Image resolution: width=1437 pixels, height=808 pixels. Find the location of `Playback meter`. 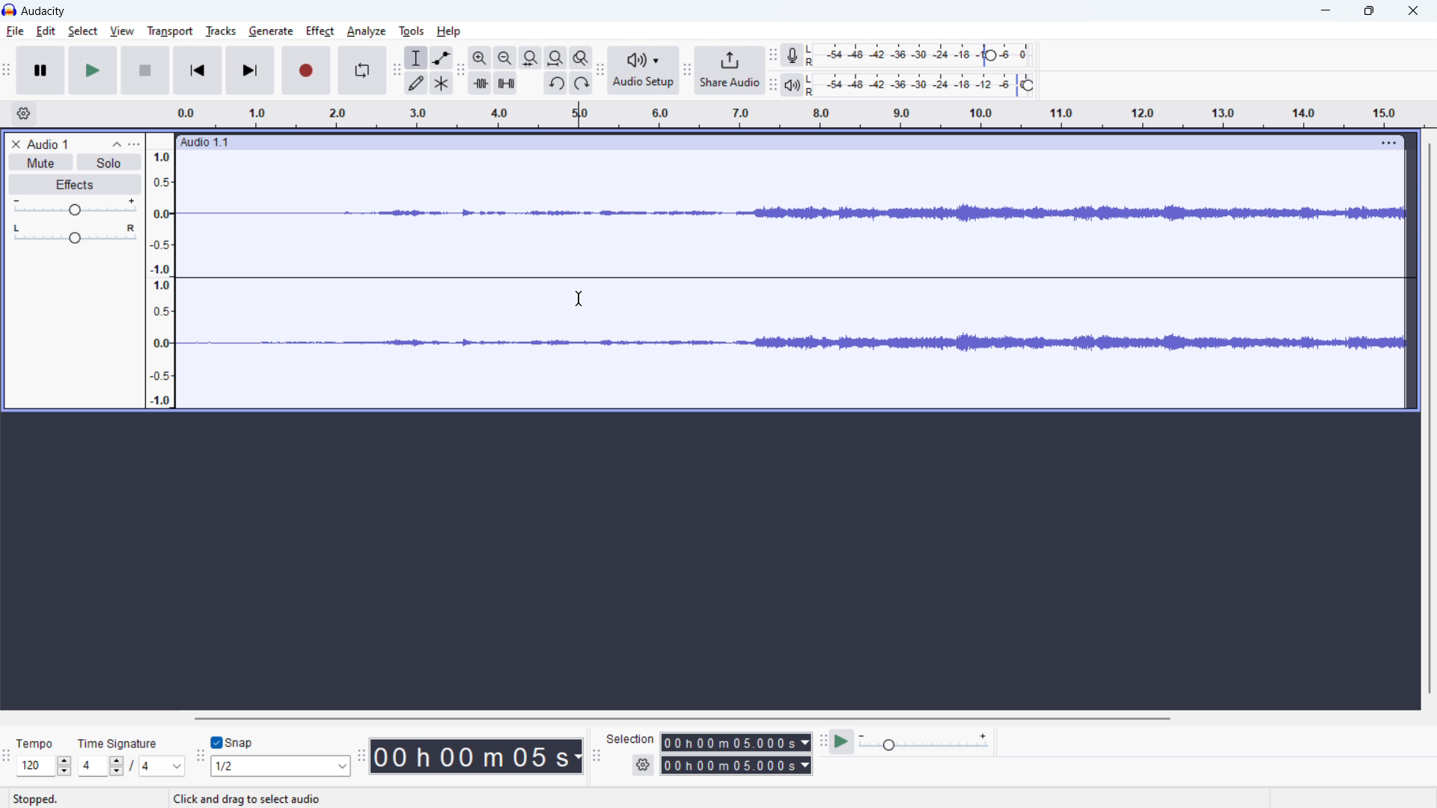

Playback meter is located at coordinates (795, 85).